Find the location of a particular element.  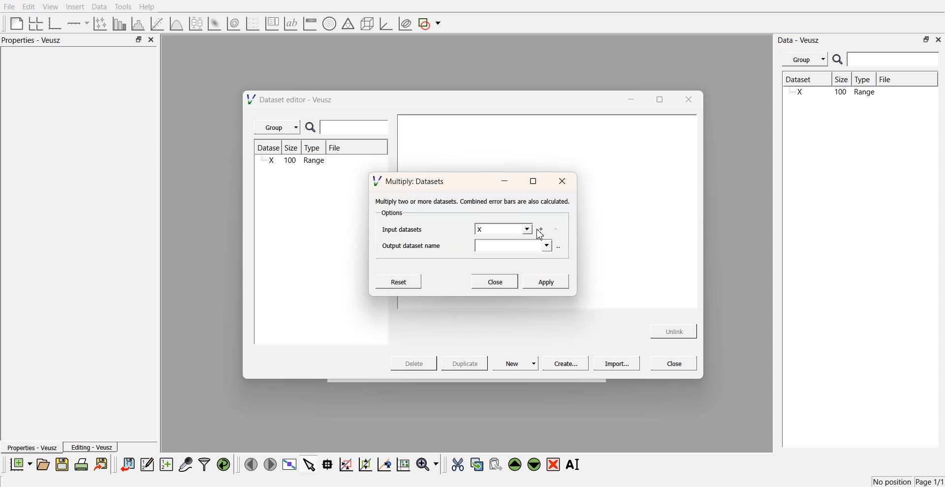

Dataset is located at coordinates (806, 80).